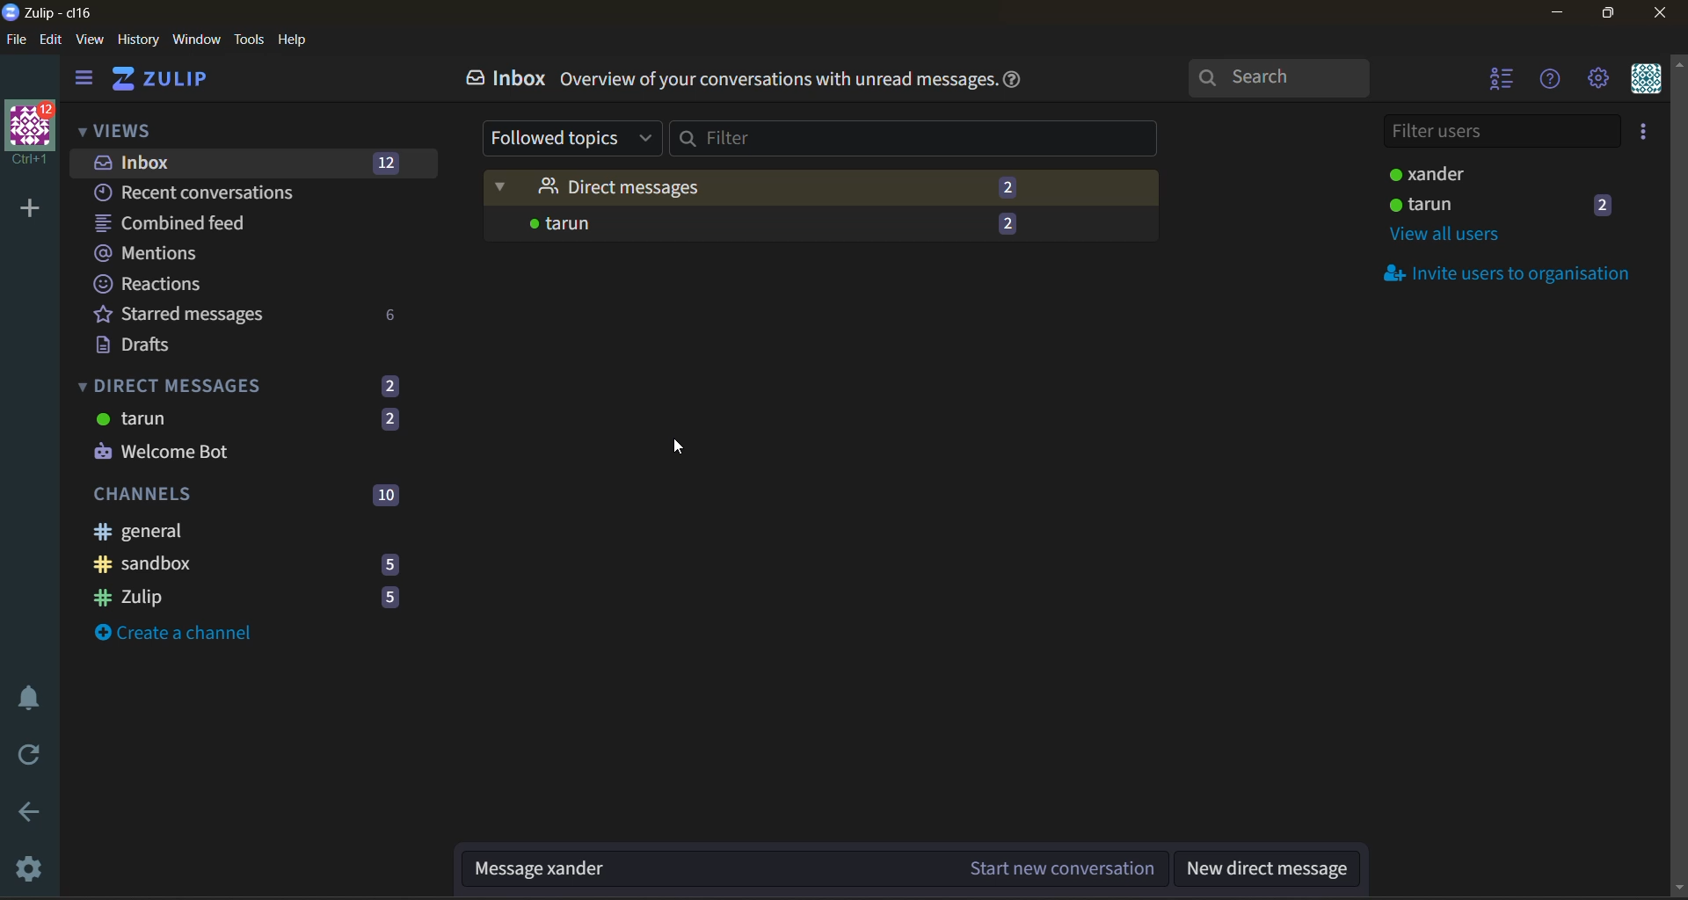  I want to click on tools, so click(251, 41).